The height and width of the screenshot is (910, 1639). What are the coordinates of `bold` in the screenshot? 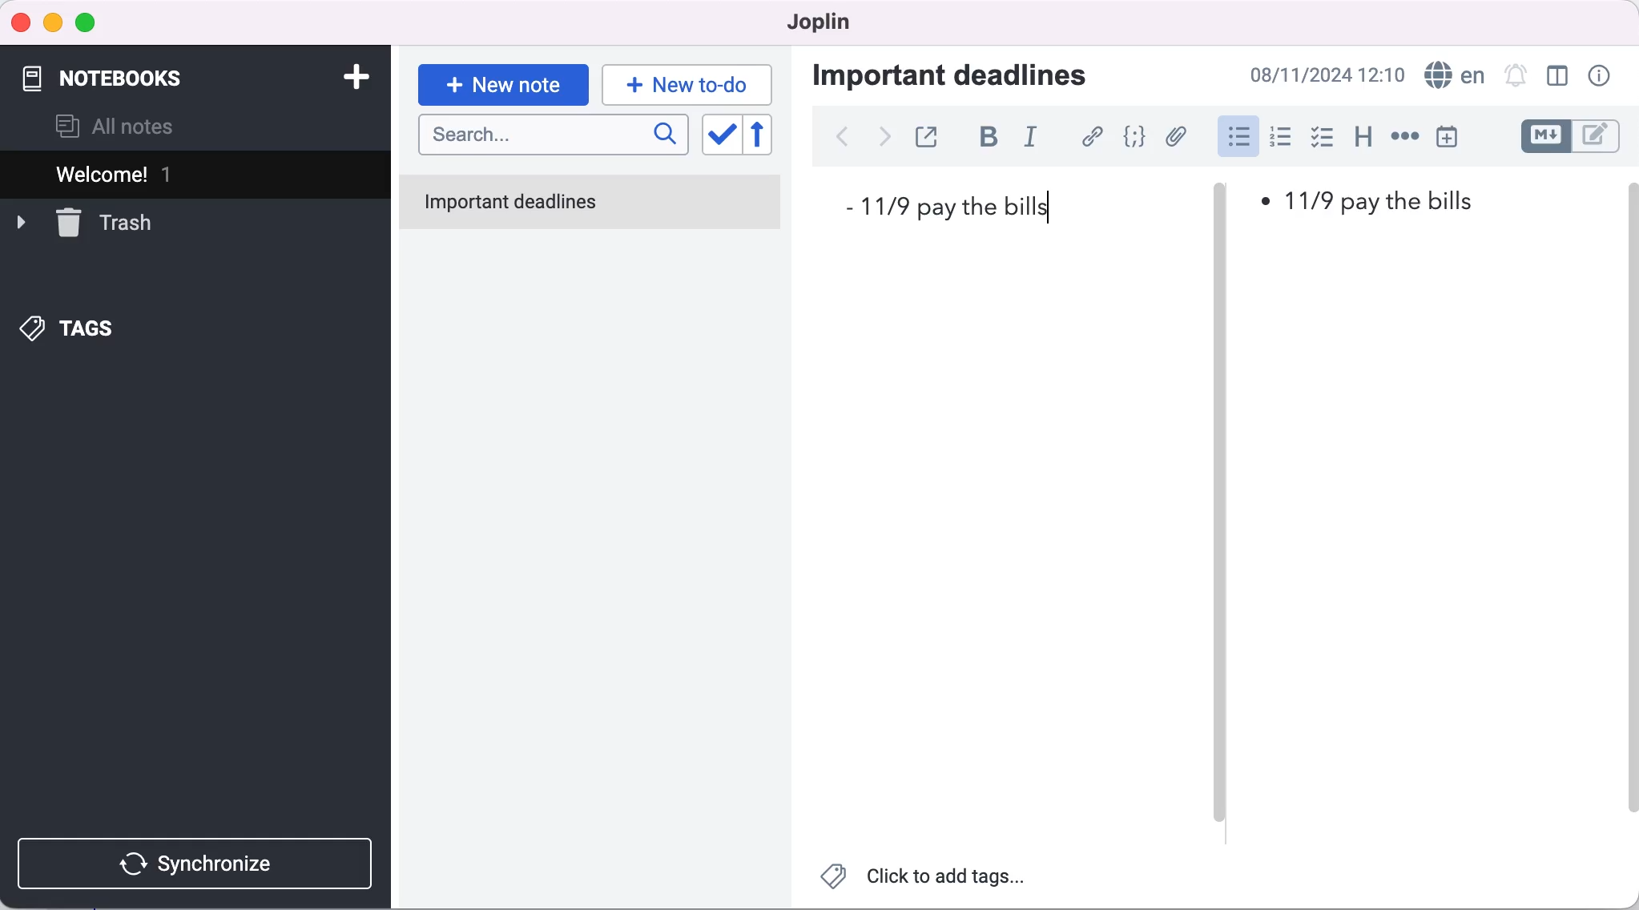 It's located at (981, 139).